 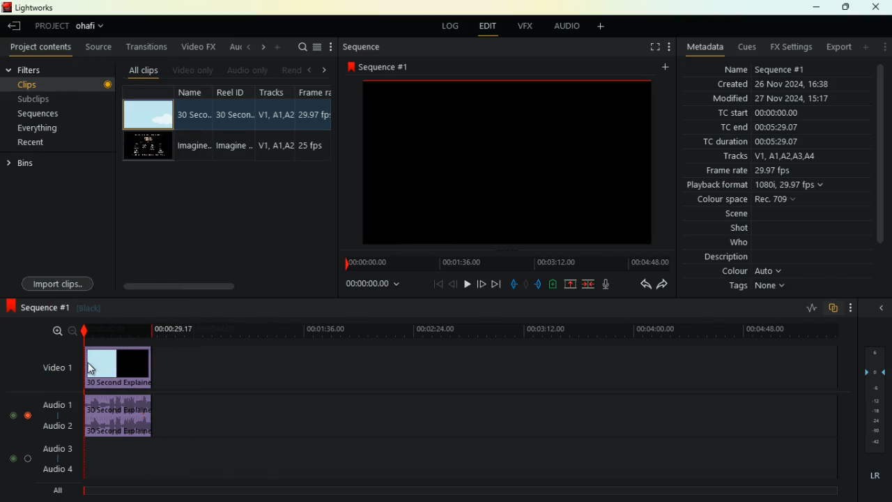 What do you see at coordinates (774, 84) in the screenshot?
I see `created` at bounding box center [774, 84].